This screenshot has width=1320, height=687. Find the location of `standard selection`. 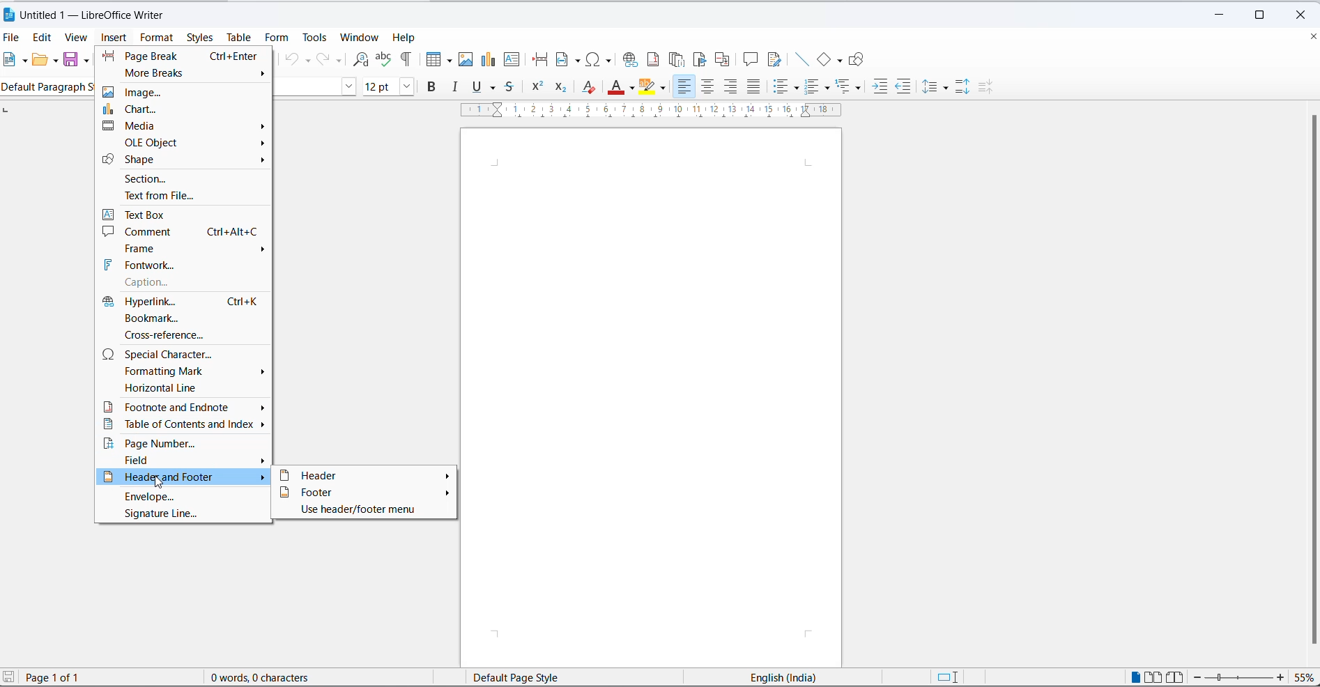

standard selection is located at coordinates (950, 678).